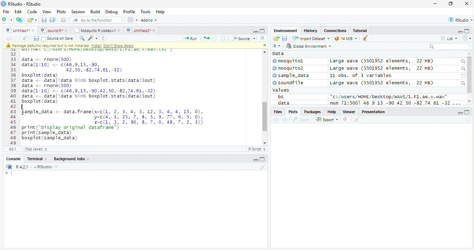 This screenshot has width=474, height=250. Describe the element at coordinates (383, 69) in the screenshot. I see `Large wave (5501952 elements, 22 MB)` at that location.